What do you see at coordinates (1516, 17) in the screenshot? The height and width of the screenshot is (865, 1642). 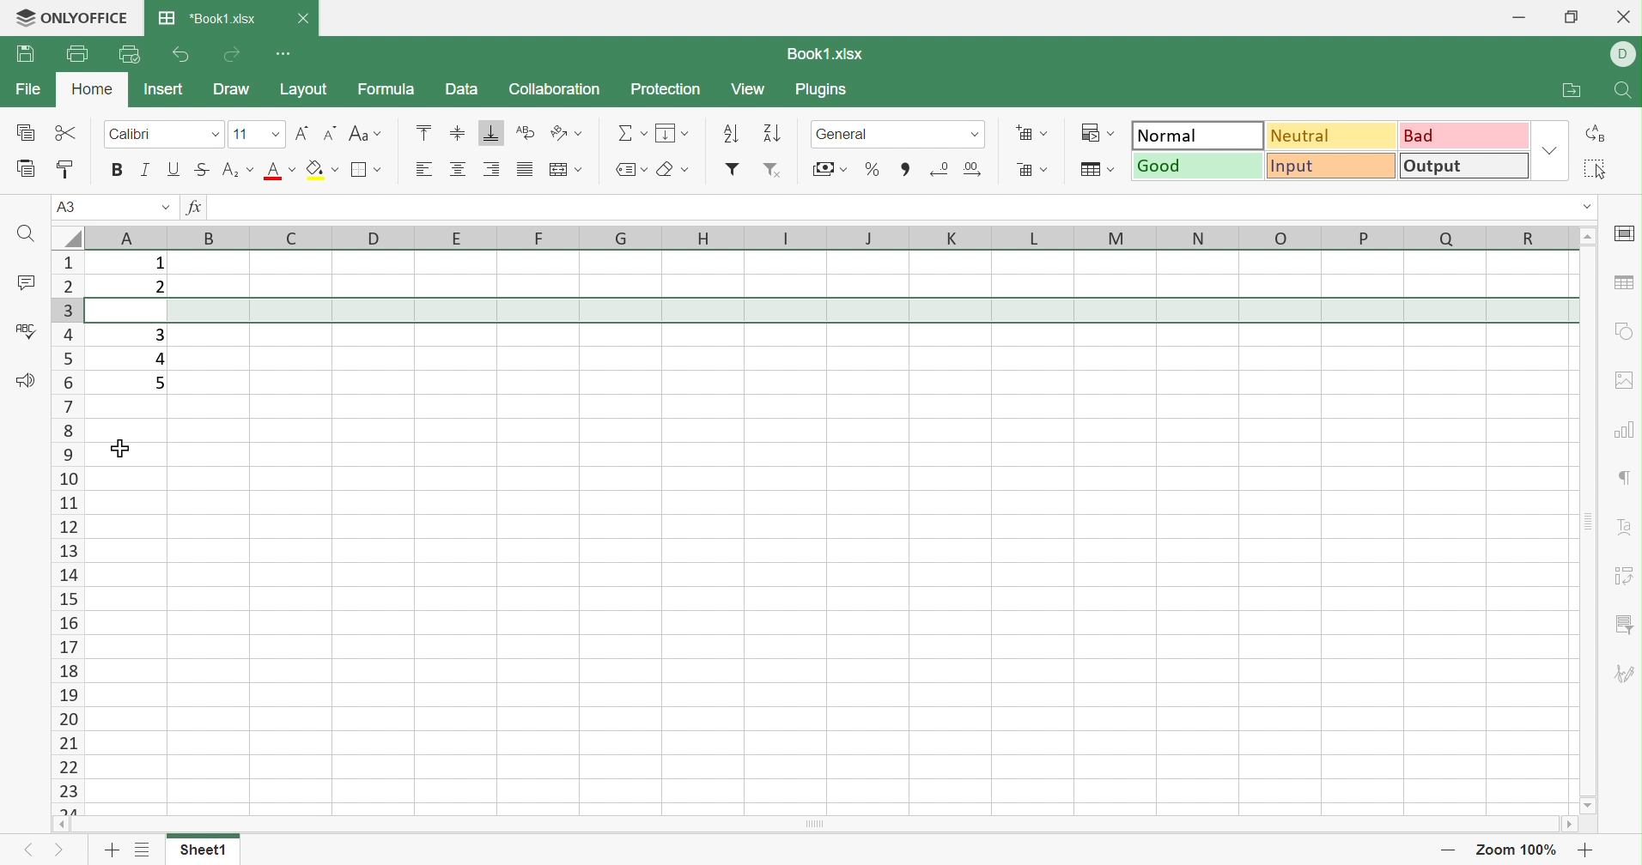 I see `Minimize` at bounding box center [1516, 17].